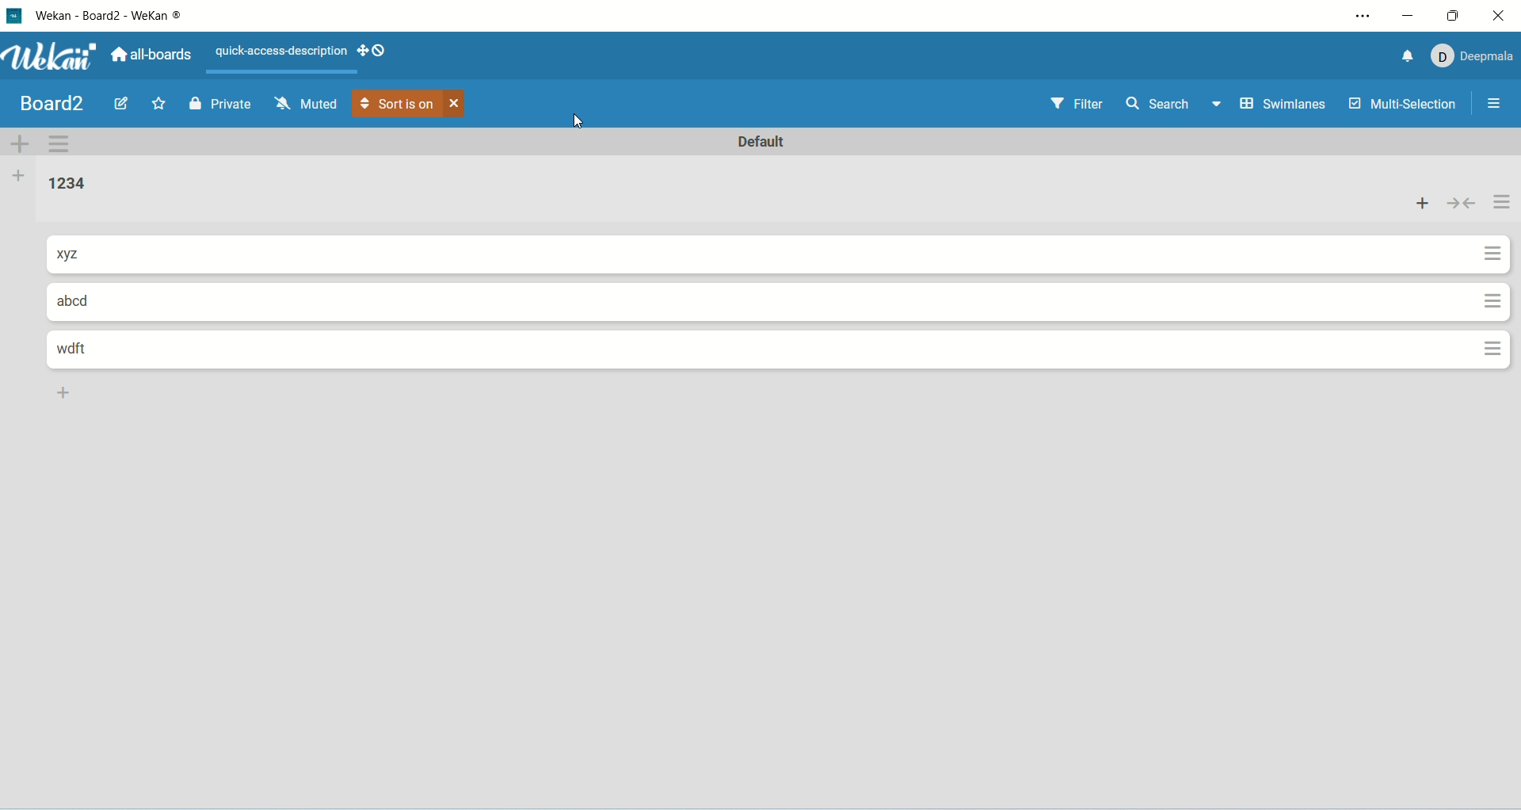 This screenshot has height=810, width=1521. What do you see at coordinates (1082, 102) in the screenshot?
I see `filter` at bounding box center [1082, 102].